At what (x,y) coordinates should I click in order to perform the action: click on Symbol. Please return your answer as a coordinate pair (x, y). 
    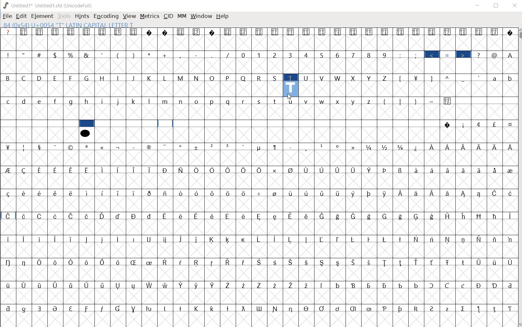
    Looking at the image, I should click on (447, 286).